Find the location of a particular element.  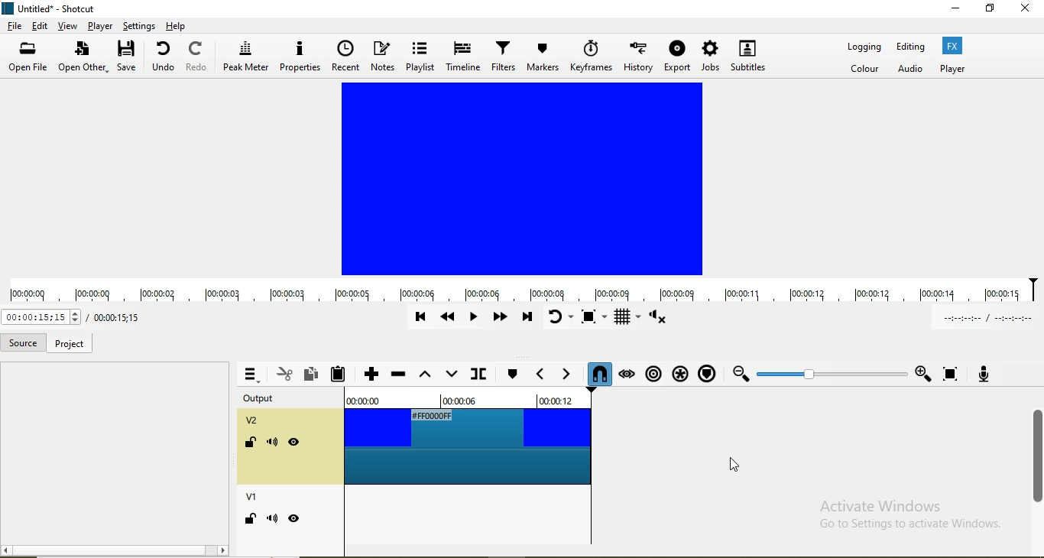

output is located at coordinates (267, 400).